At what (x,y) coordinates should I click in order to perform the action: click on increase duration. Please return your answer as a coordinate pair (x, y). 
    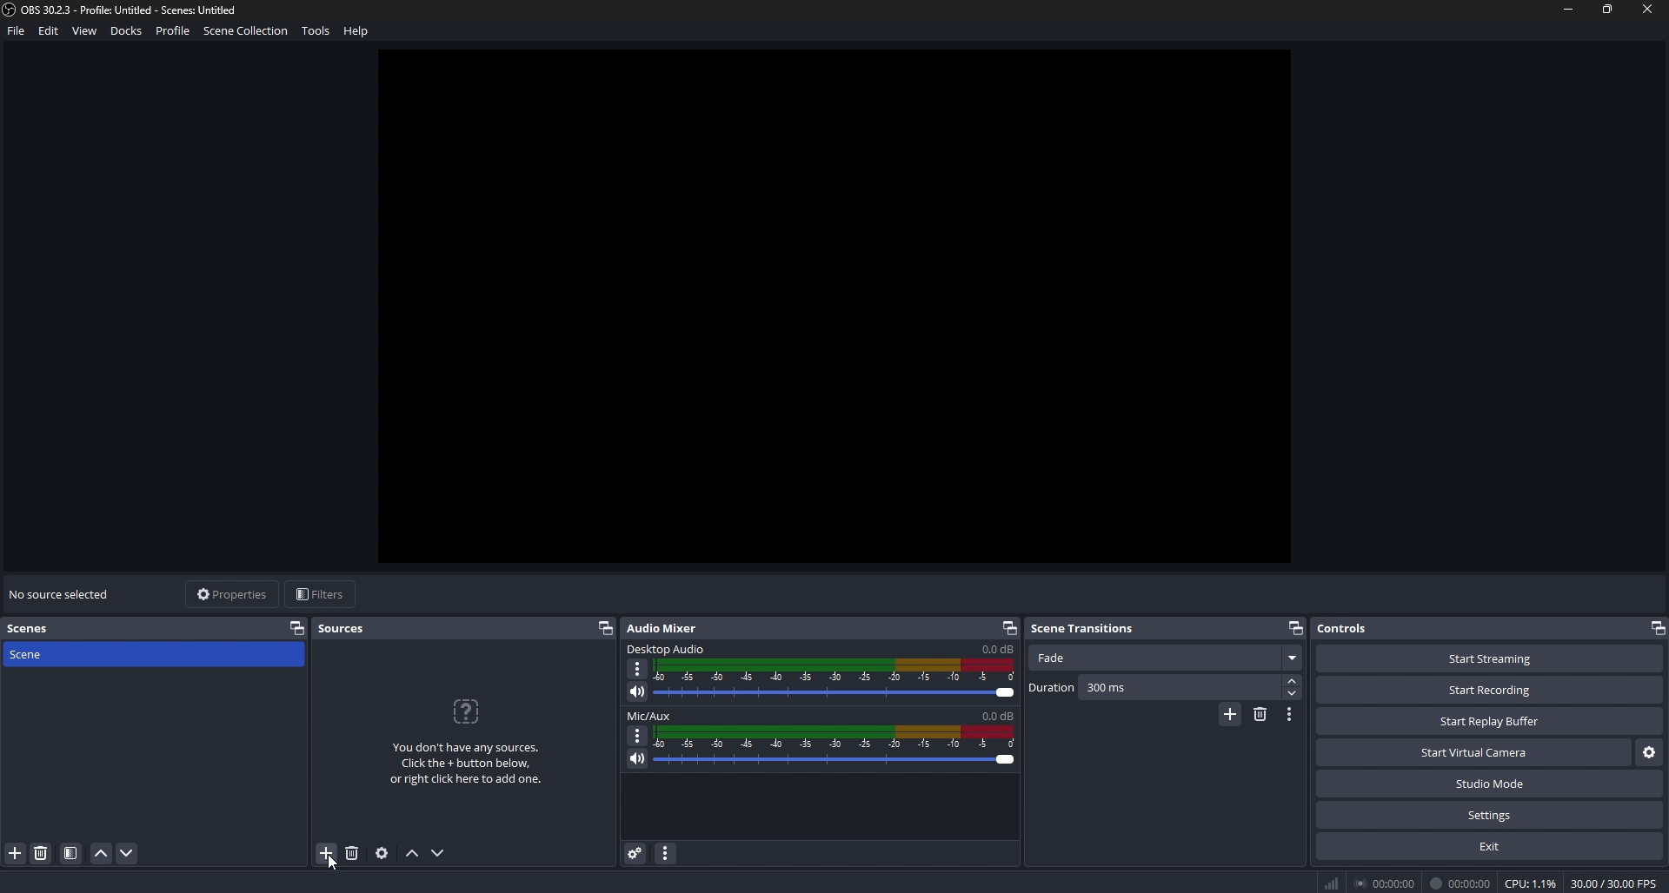
    Looking at the image, I should click on (1294, 679).